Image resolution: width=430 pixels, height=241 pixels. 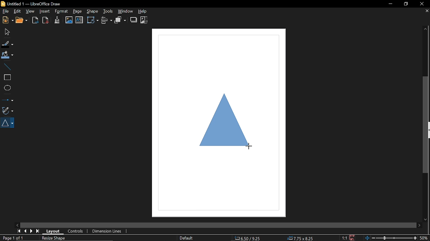 I want to click on Minimize, so click(x=388, y=4).